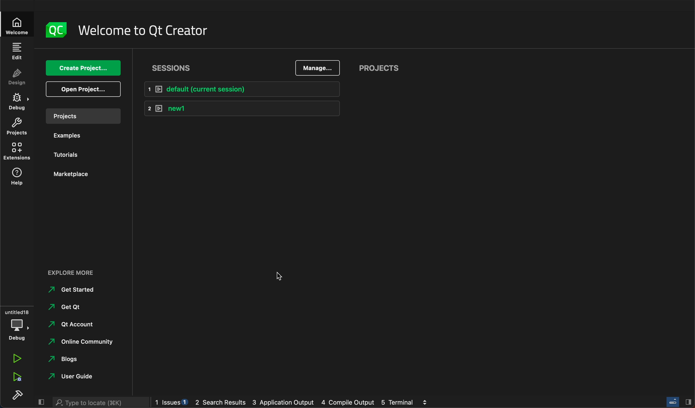 The height and width of the screenshot is (408, 695). Describe the element at coordinates (101, 402) in the screenshot. I see `search bar` at that location.